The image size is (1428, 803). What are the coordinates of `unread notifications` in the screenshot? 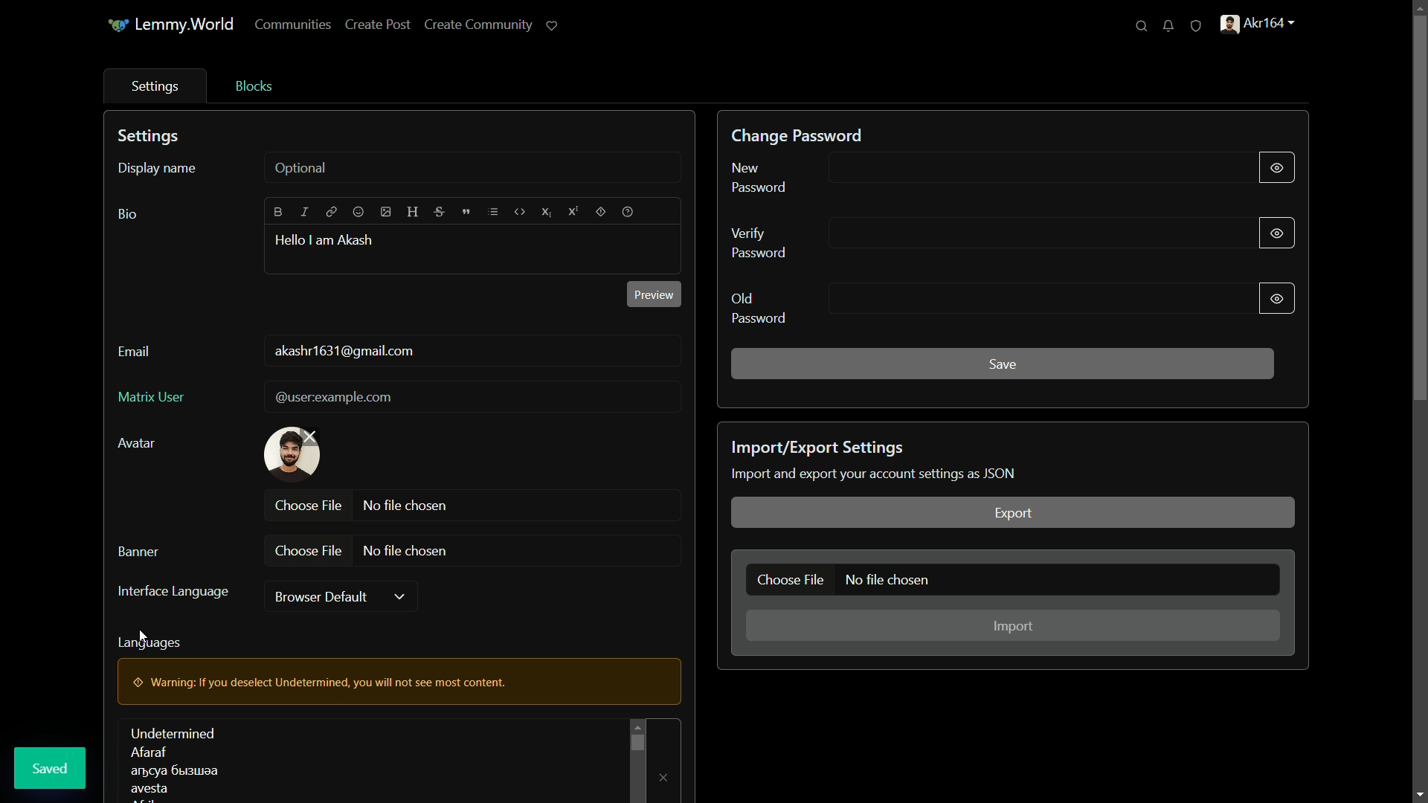 It's located at (1168, 25).